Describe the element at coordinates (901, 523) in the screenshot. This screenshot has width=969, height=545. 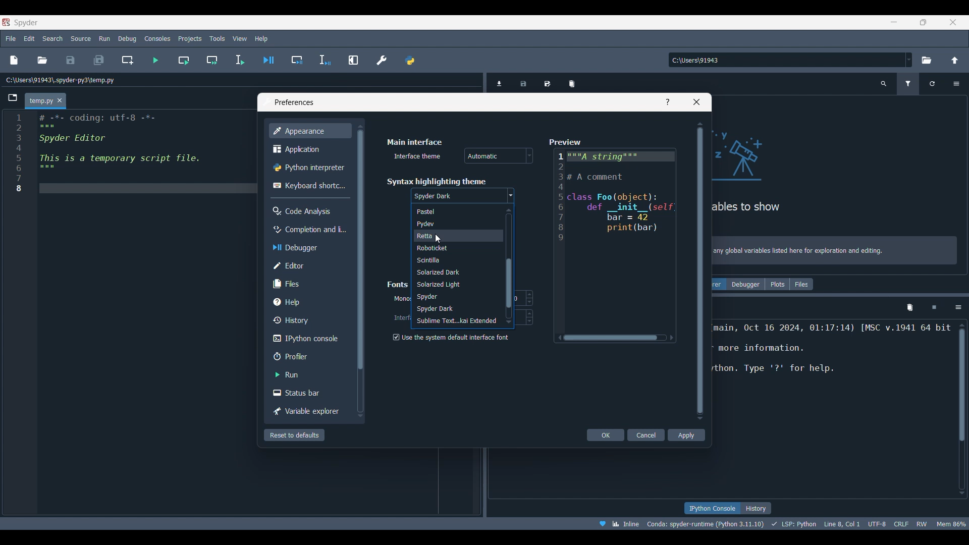
I see `crlf` at that location.